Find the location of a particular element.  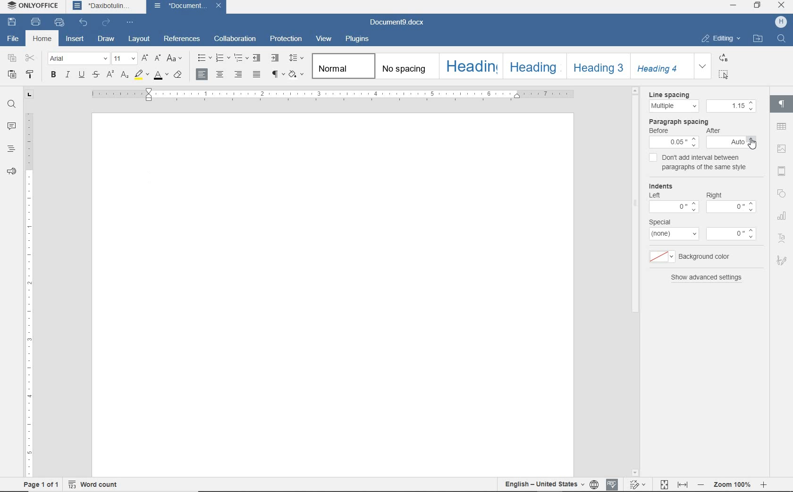

before is located at coordinates (659, 131).